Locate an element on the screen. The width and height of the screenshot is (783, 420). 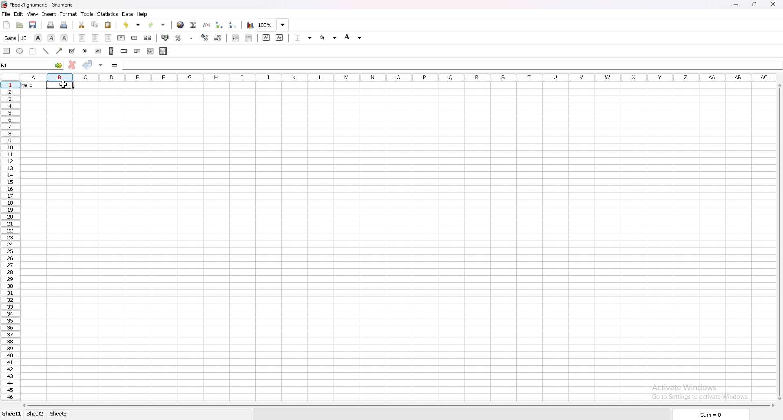
cancel change is located at coordinates (72, 65).